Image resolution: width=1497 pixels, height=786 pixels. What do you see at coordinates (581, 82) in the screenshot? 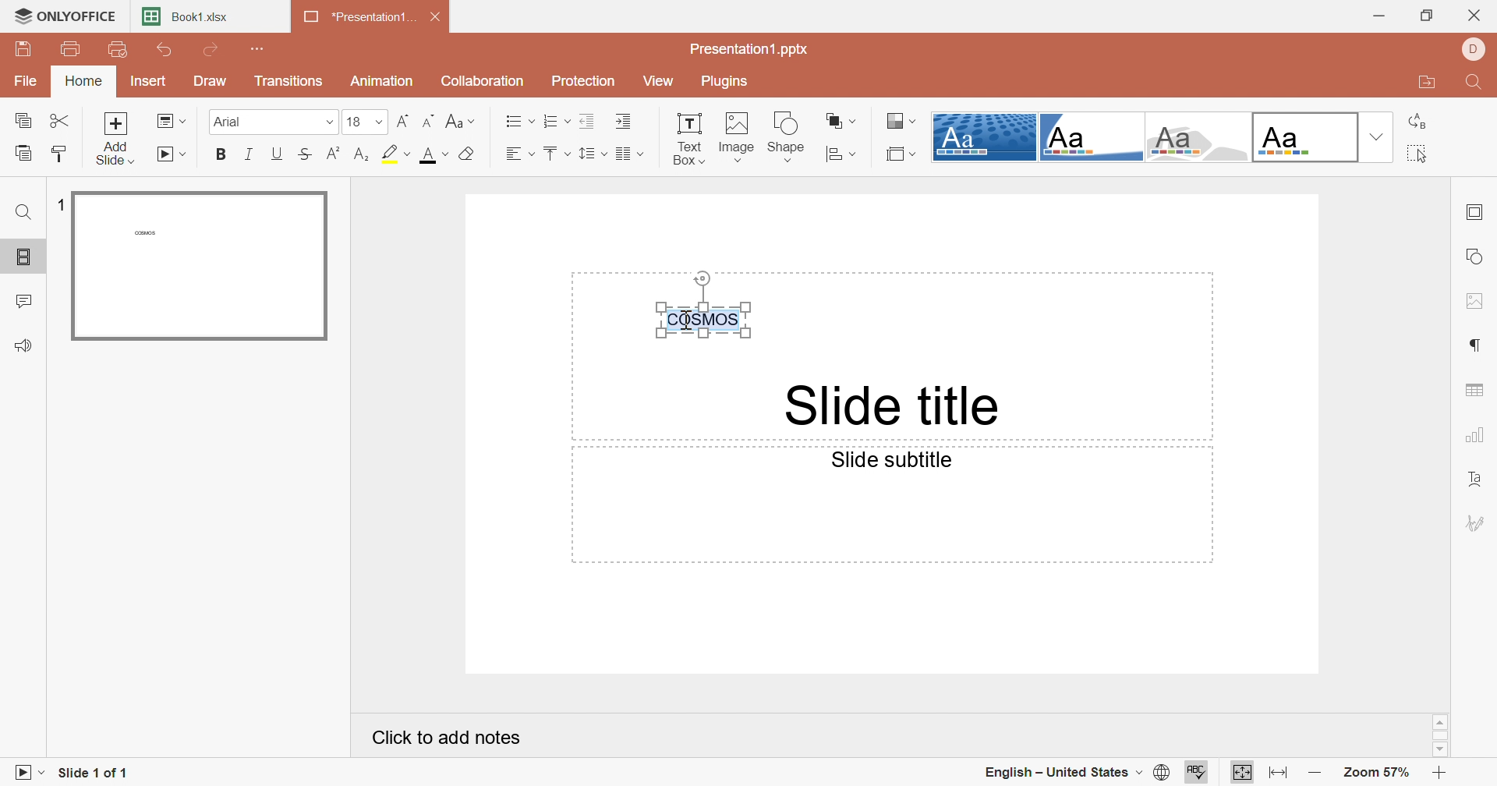
I see `Protection` at bounding box center [581, 82].